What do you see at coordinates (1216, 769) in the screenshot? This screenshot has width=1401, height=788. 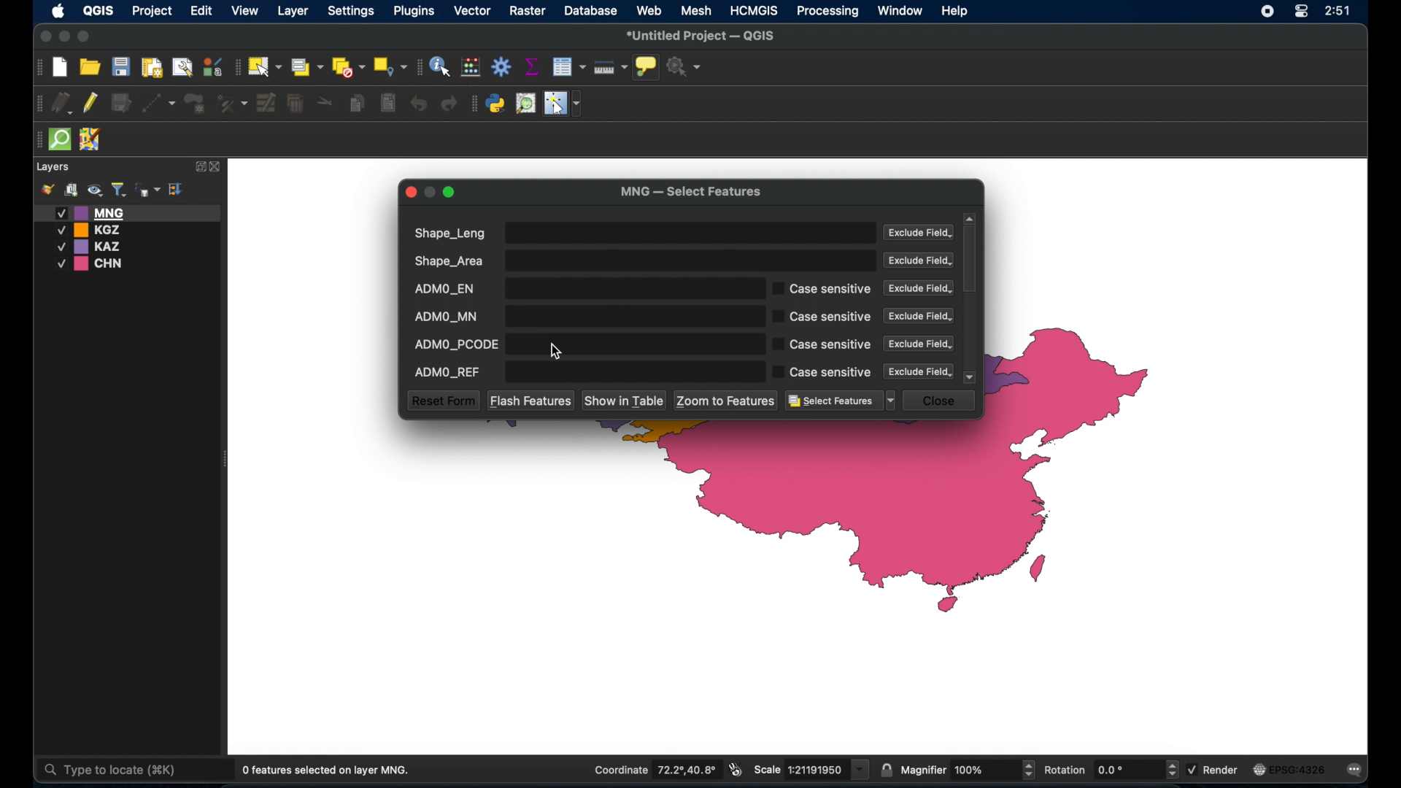 I see `render` at bounding box center [1216, 769].